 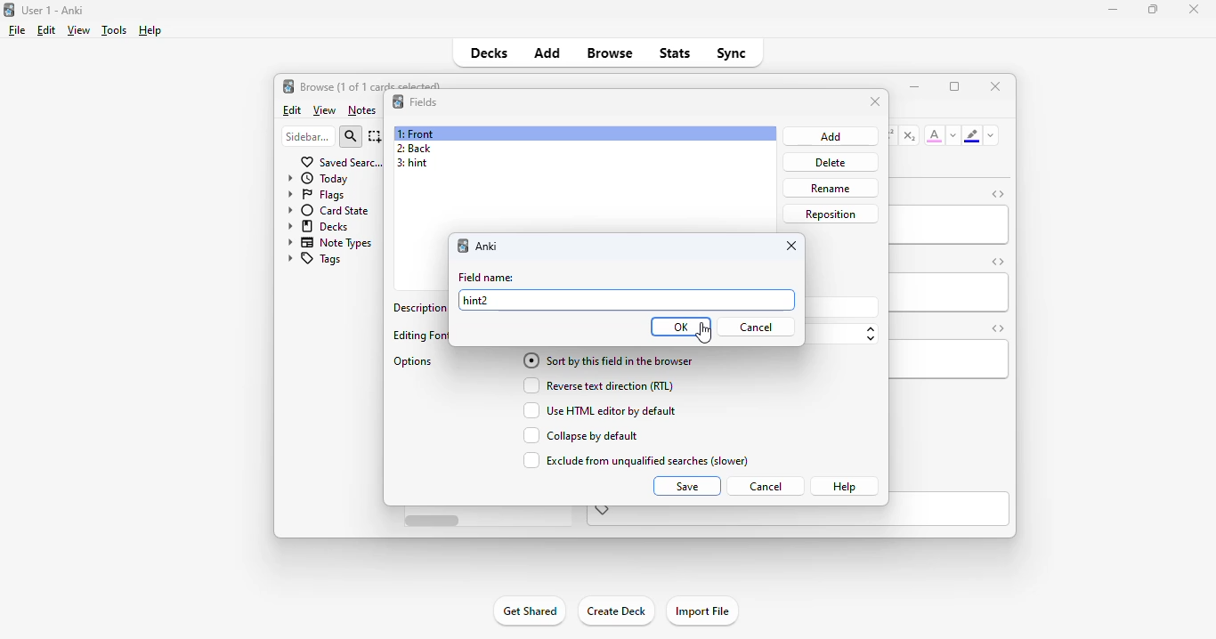 What do you see at coordinates (463, 246) in the screenshot?
I see `logo` at bounding box center [463, 246].